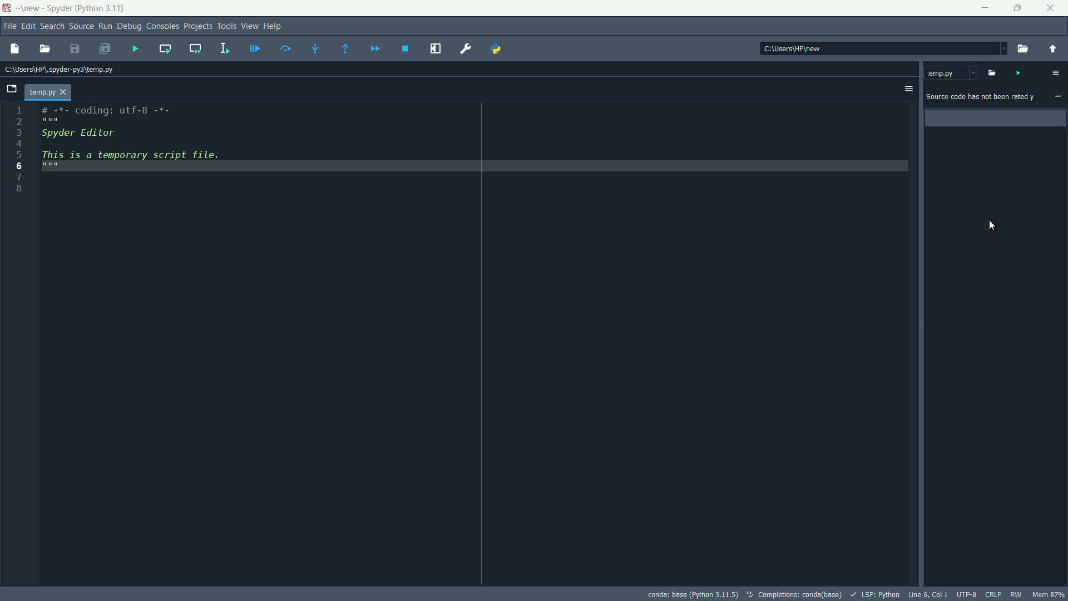  I want to click on preferences, so click(468, 49).